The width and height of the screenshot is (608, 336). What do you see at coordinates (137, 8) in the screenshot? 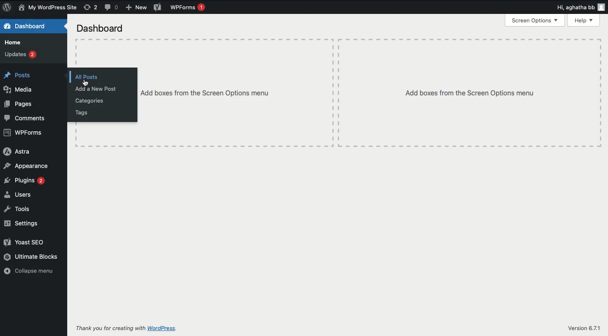
I see `New` at bounding box center [137, 8].